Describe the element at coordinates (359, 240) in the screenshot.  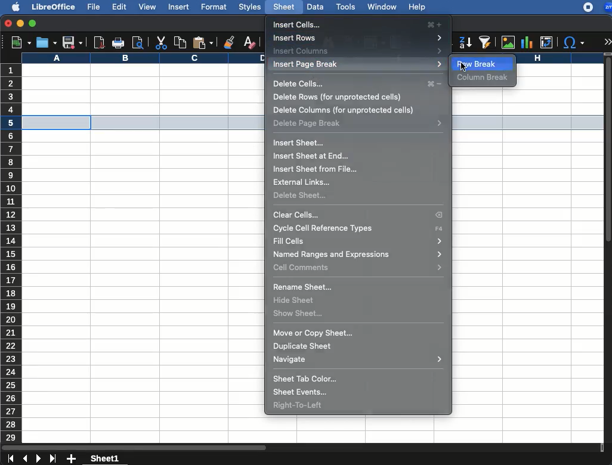
I see `fit cells` at that location.